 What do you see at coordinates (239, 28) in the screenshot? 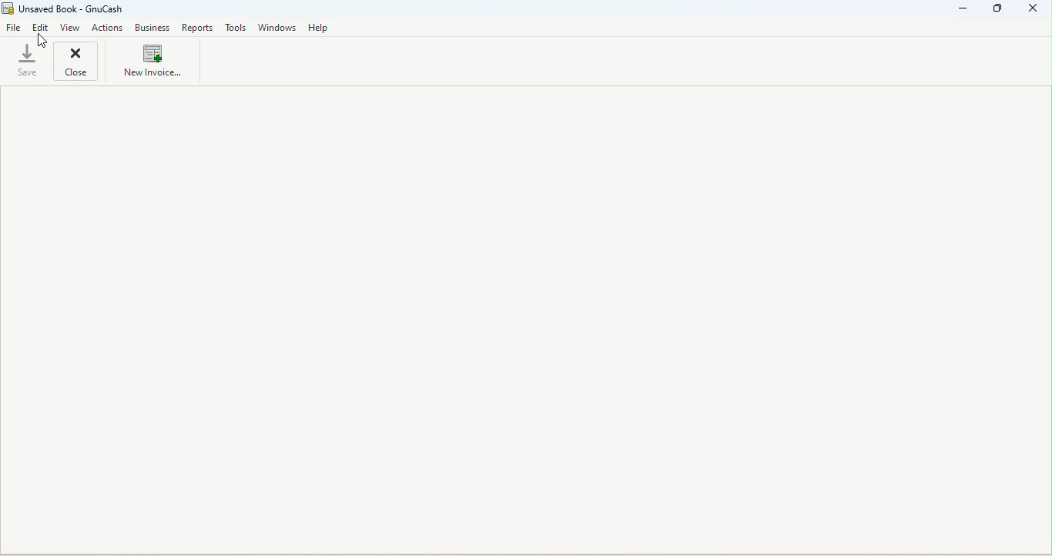
I see `Tools` at bounding box center [239, 28].